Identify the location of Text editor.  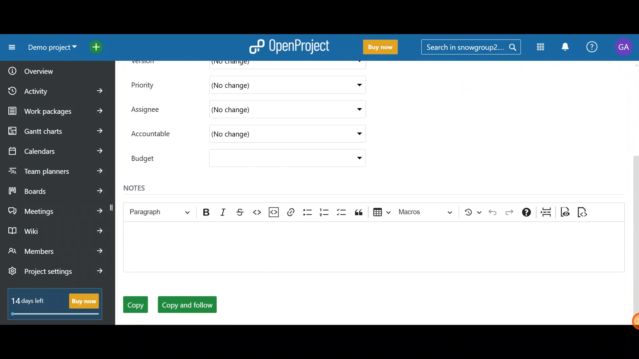
(367, 250).